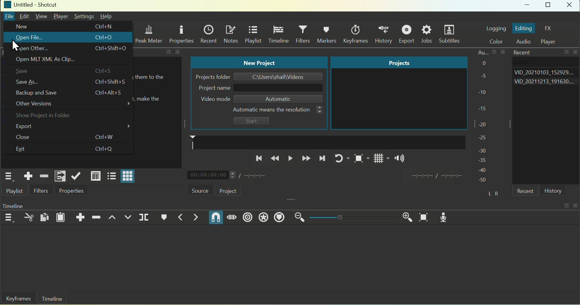 The height and width of the screenshot is (305, 580). Describe the element at coordinates (408, 34) in the screenshot. I see `Export` at that location.